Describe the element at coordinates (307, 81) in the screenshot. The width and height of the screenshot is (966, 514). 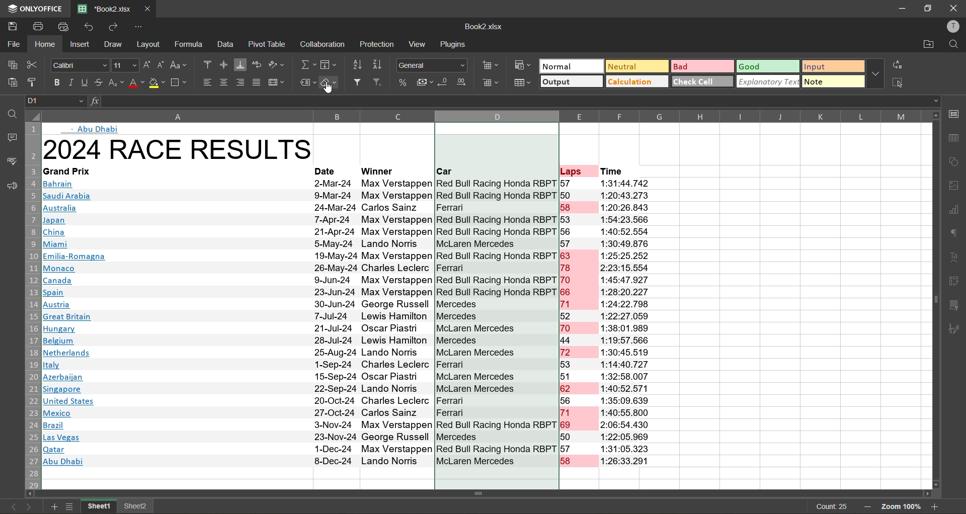
I see `named ranges` at that location.